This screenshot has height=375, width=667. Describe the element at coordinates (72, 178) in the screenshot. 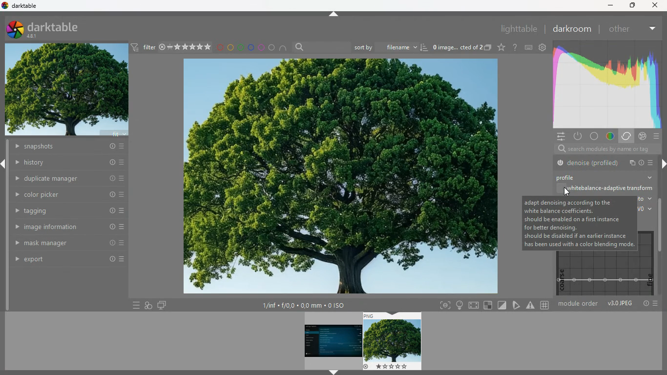

I see `duplicate manager` at that location.